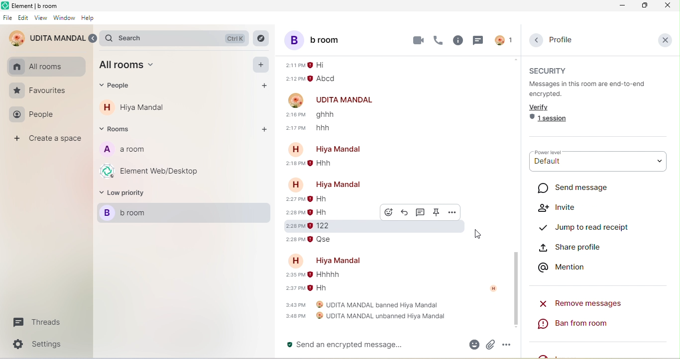 The height and width of the screenshot is (359, 680). I want to click on a room, so click(123, 151).